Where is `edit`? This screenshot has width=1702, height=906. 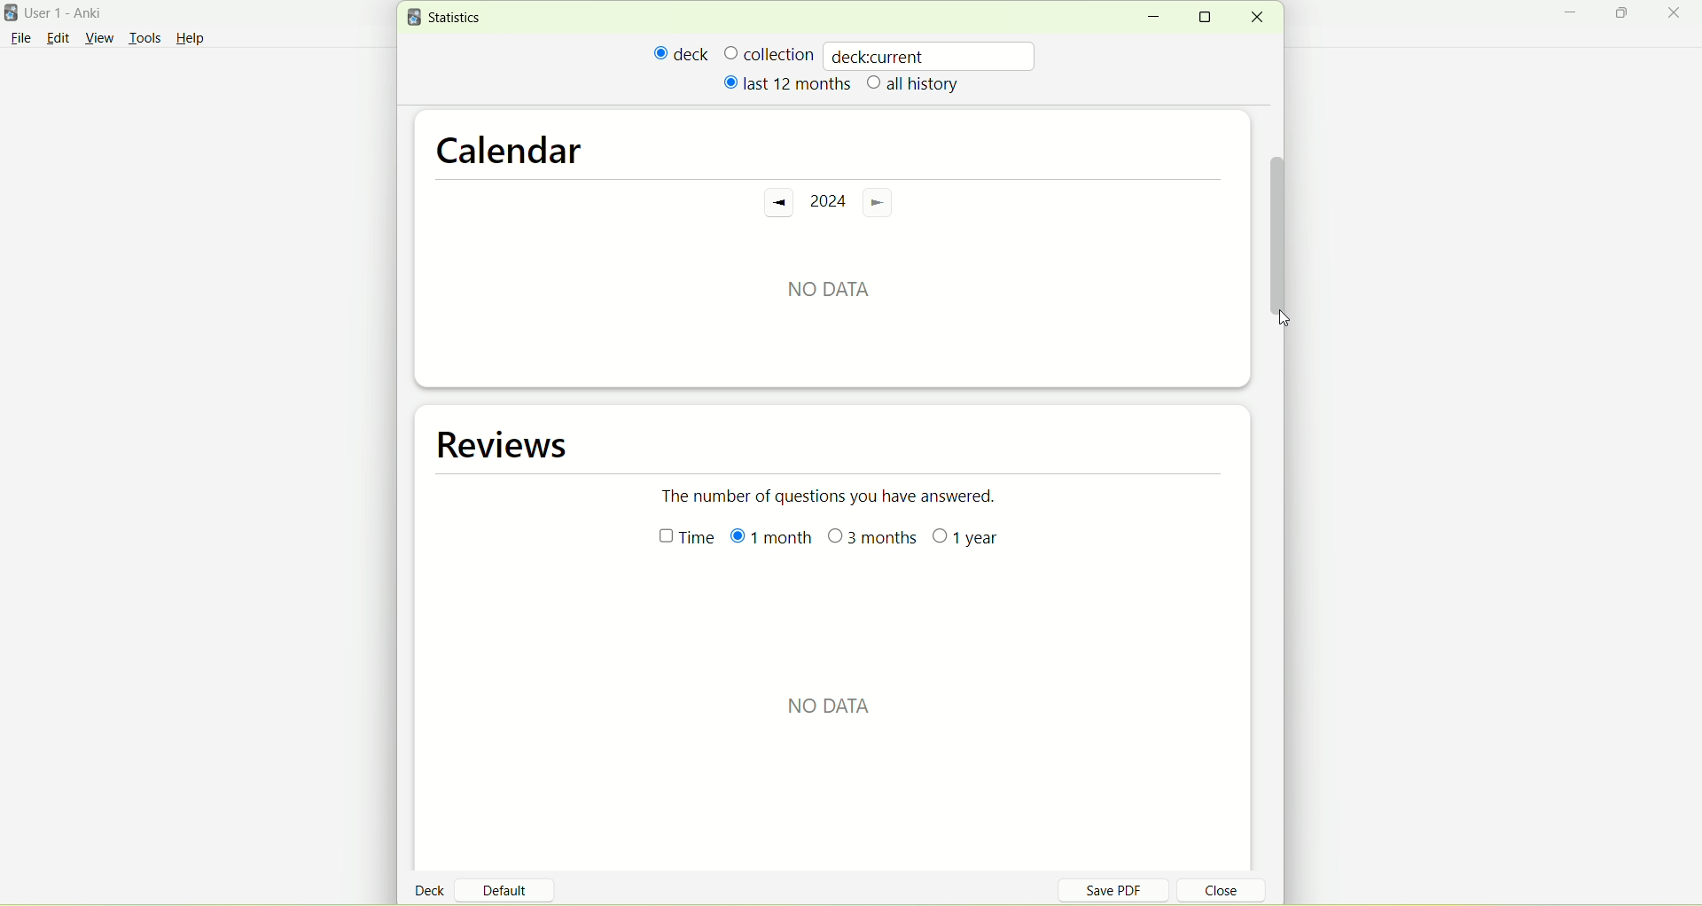
edit is located at coordinates (58, 37).